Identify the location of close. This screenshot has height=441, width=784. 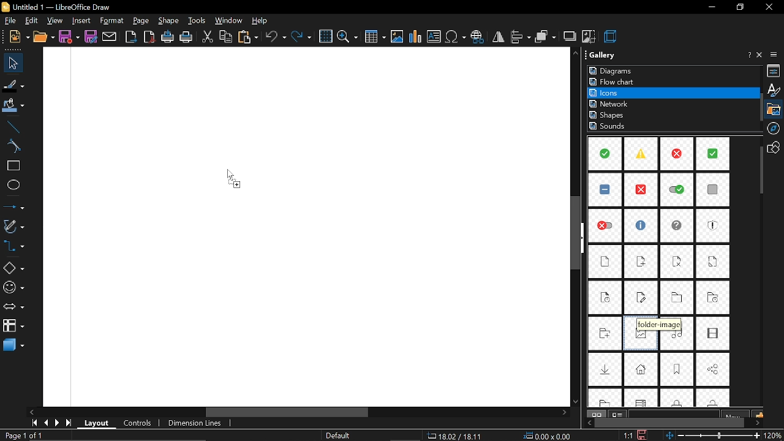
(761, 55).